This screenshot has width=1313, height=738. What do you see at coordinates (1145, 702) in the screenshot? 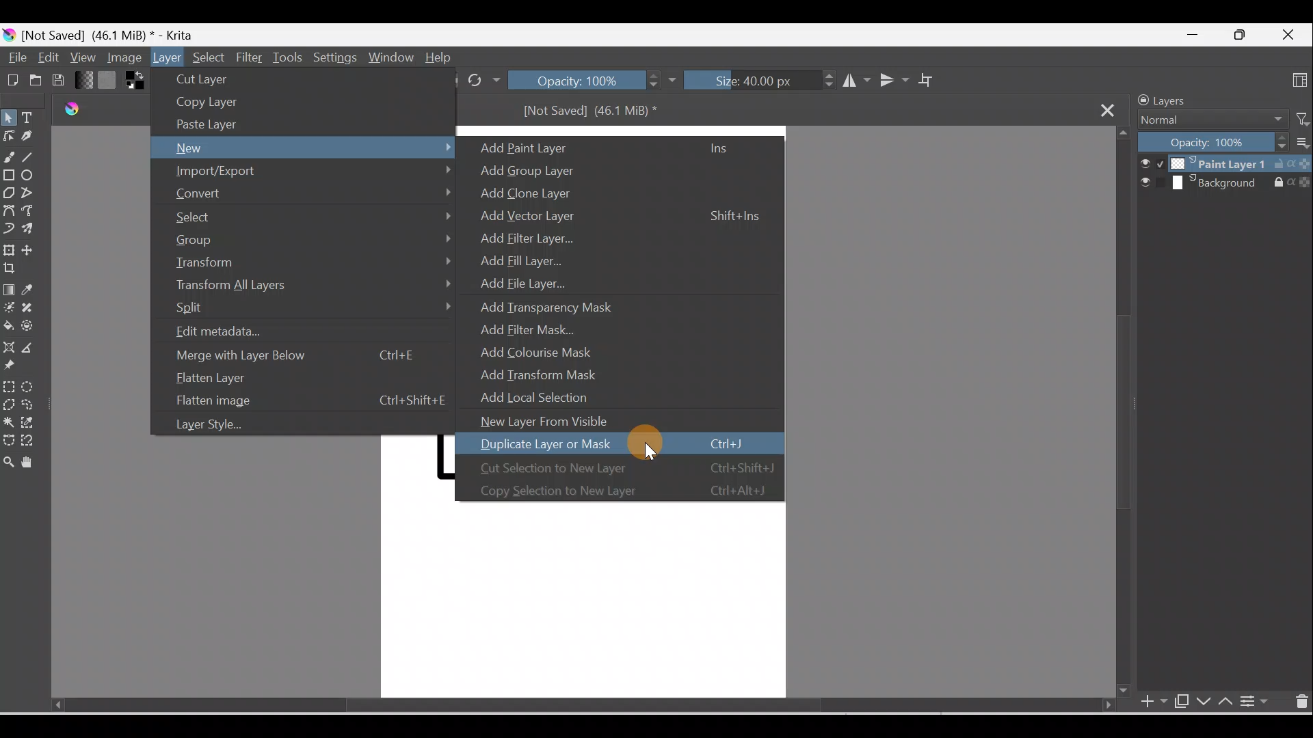
I see `Add layer` at bounding box center [1145, 702].